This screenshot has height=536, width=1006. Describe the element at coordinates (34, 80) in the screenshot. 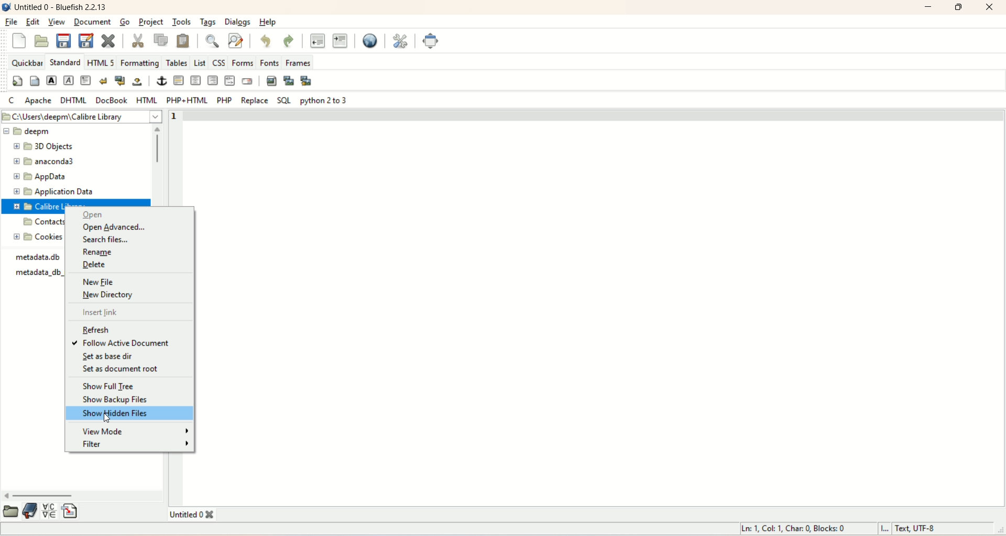

I see `body` at that location.